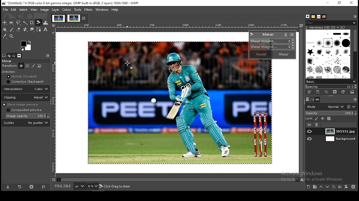  What do you see at coordinates (73, 3) in the screenshot?
I see `*[Untitled]-7.0 (RGB color 8-bit gamma integer, GIMP built-in sRGB, 2 layers) 1920x1080 - GIMP` at bounding box center [73, 3].